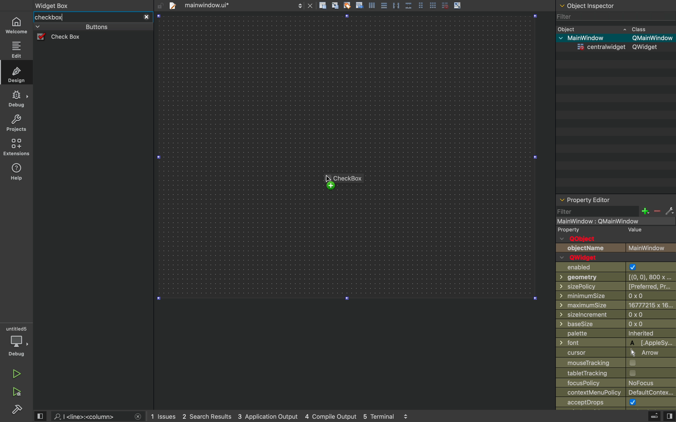 The width and height of the screenshot is (676, 422). Describe the element at coordinates (16, 99) in the screenshot. I see `debug` at that location.